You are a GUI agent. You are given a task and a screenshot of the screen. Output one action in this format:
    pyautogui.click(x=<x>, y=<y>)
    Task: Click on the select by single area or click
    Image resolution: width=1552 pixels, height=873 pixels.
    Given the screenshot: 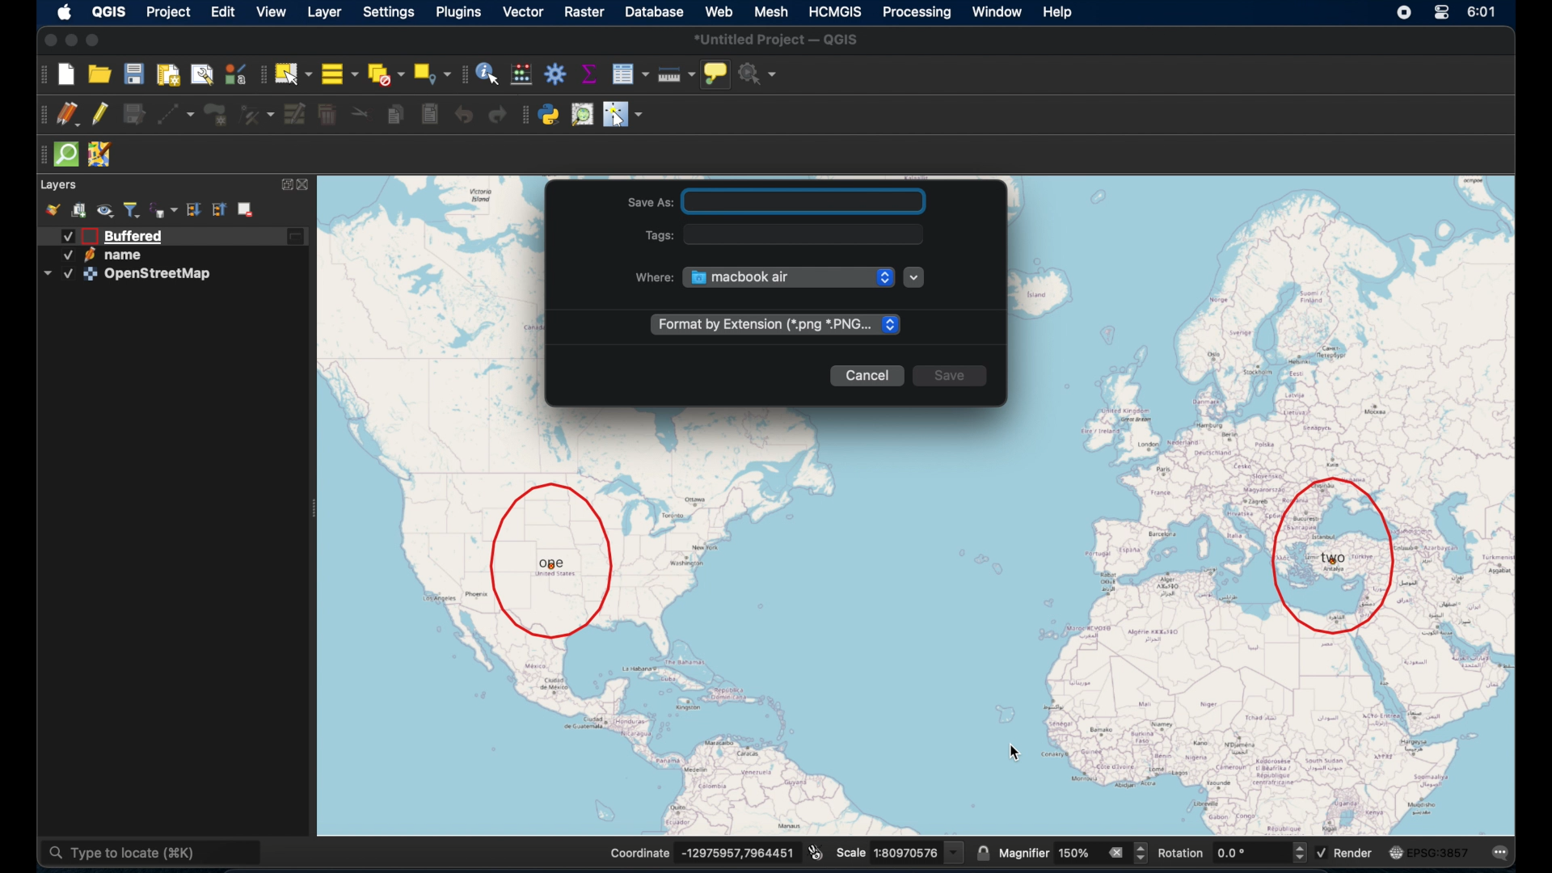 What is the action you would take?
    pyautogui.click(x=292, y=73)
    